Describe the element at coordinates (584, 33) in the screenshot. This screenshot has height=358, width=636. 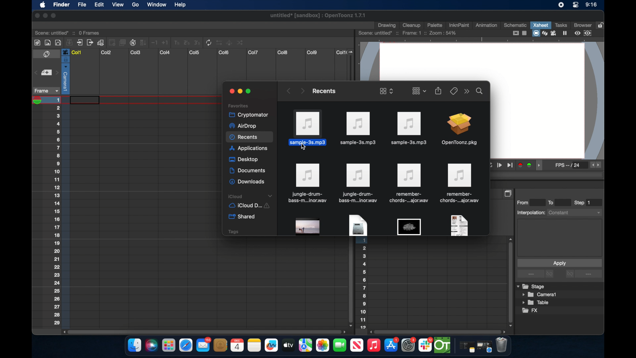
I see `preview` at that location.